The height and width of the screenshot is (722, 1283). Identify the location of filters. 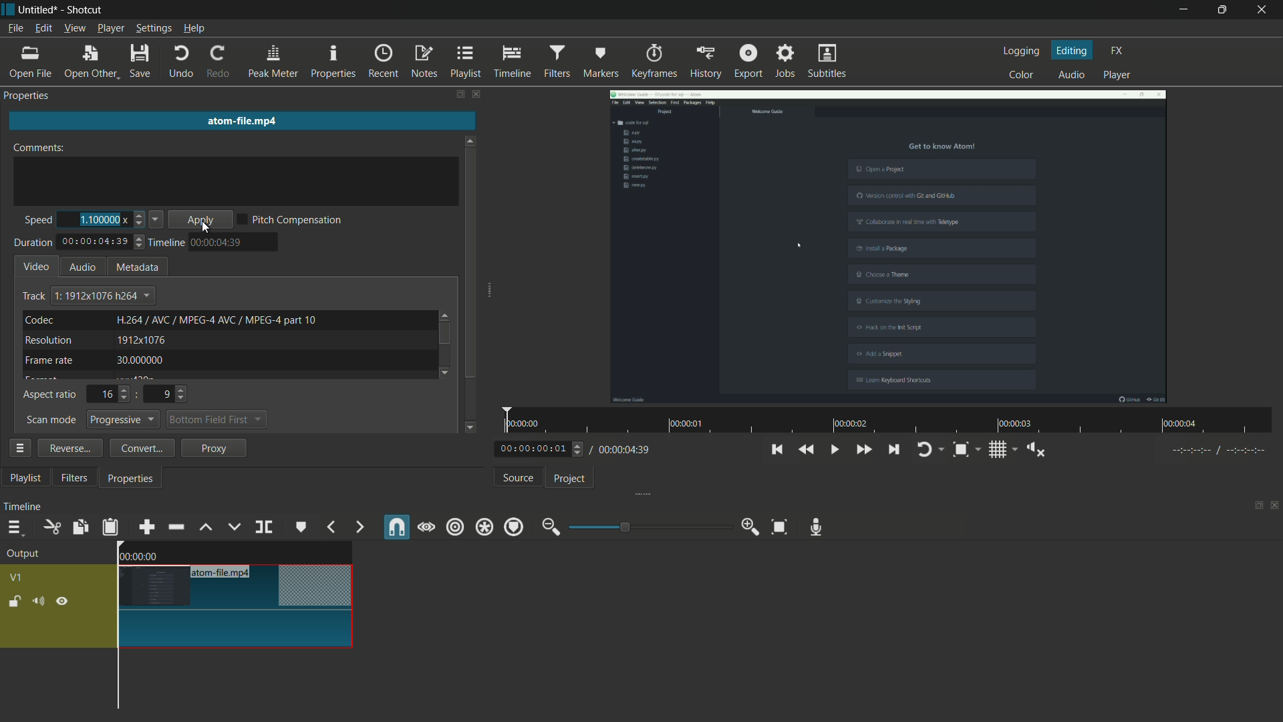
(75, 478).